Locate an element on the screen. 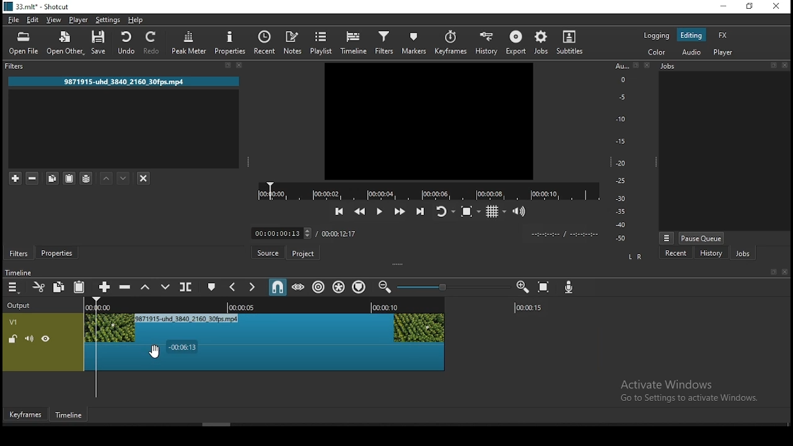 This screenshot has height=446, width=793. previous marker is located at coordinates (235, 286).